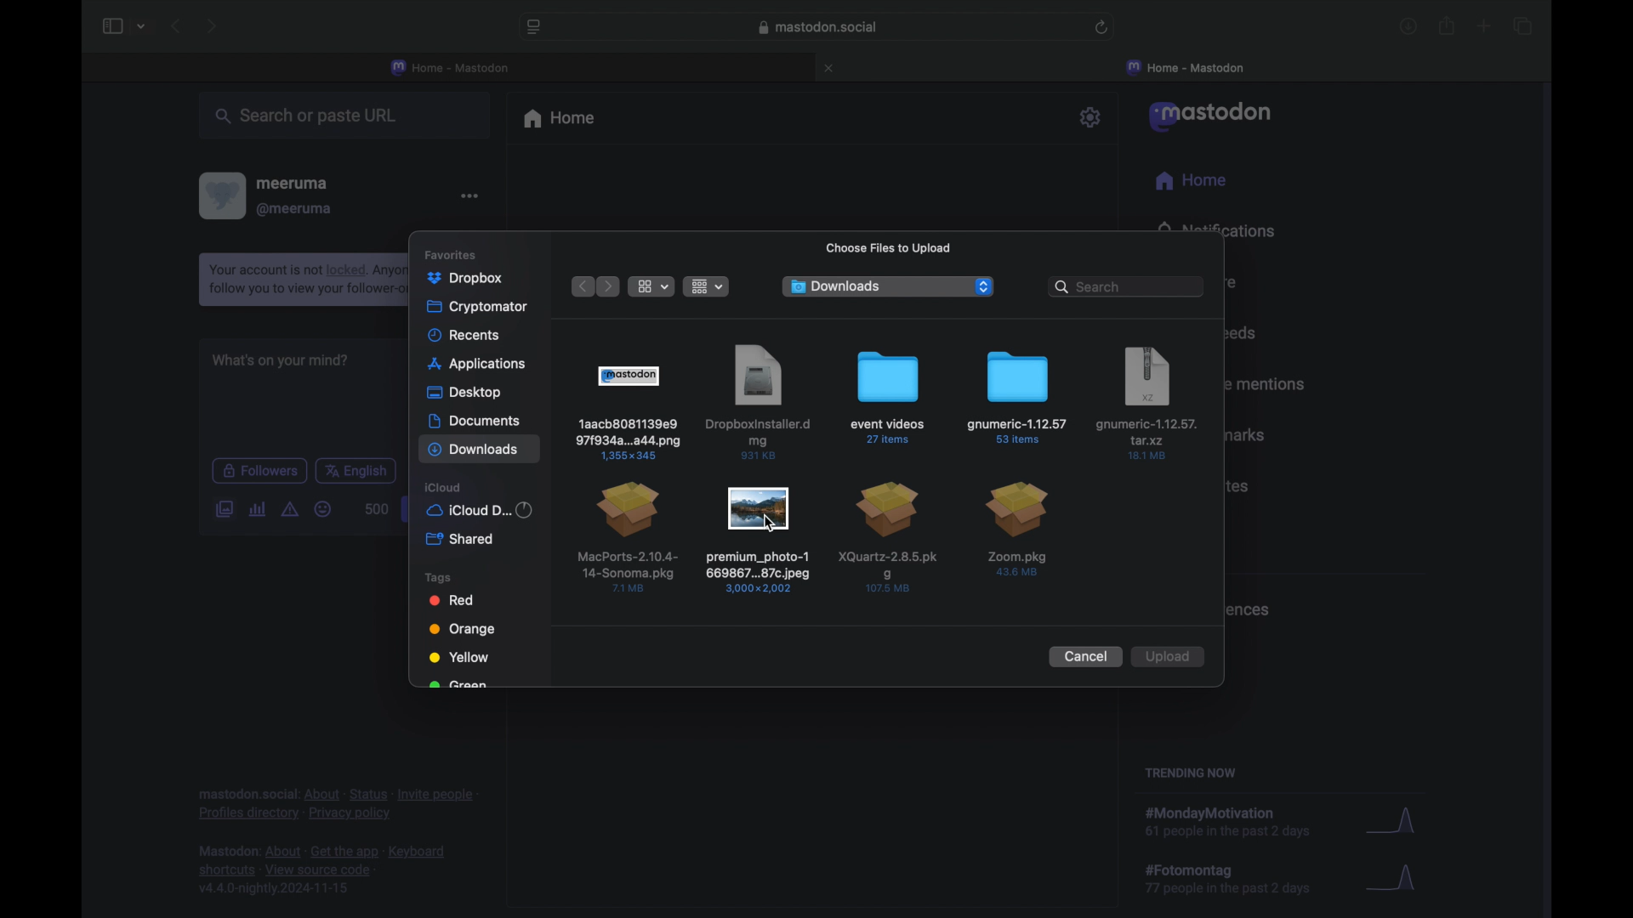  What do you see at coordinates (111, 26) in the screenshot?
I see `sidebar` at bounding box center [111, 26].